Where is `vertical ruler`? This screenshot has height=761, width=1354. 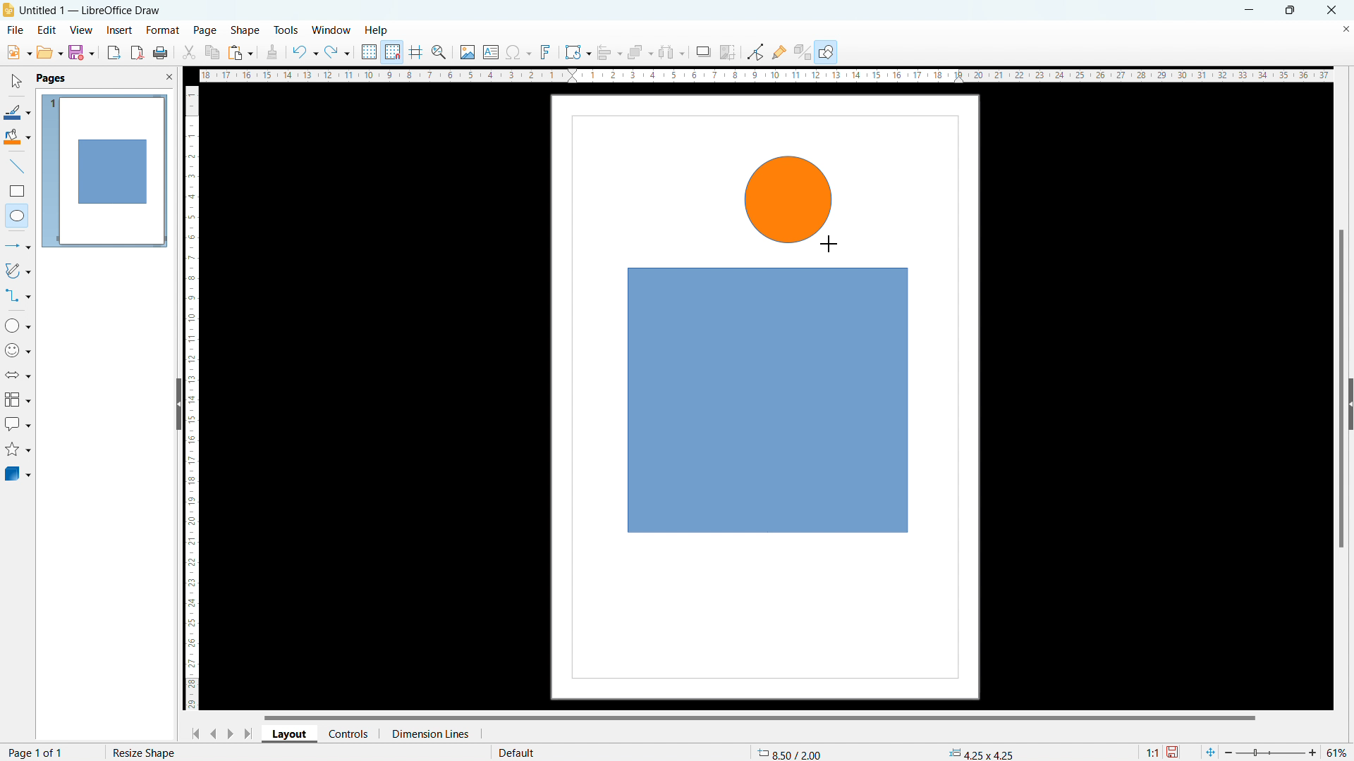
vertical ruler is located at coordinates (192, 398).